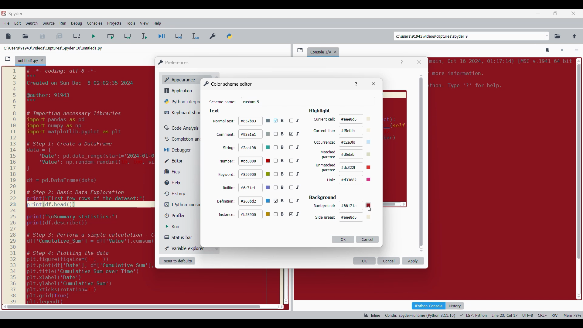 Image resolution: width=583 pixels, height=328 pixels. I want to click on occurrence, so click(325, 143).